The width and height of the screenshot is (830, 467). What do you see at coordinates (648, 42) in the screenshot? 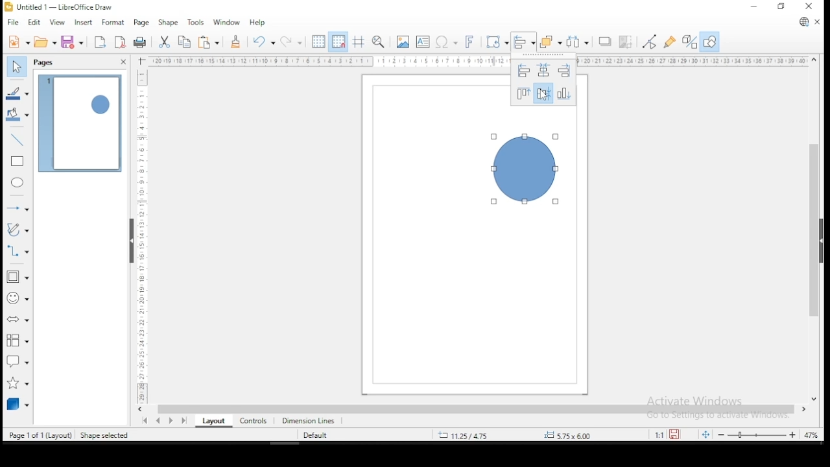
I see `toggle point edit mode` at bounding box center [648, 42].